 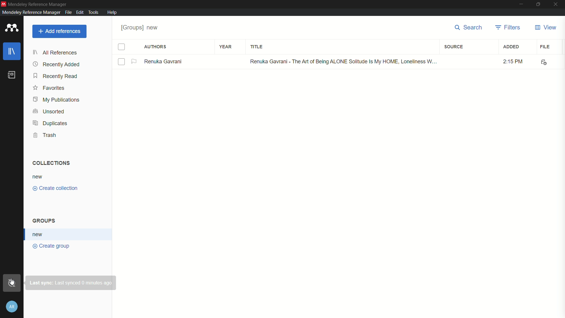 What do you see at coordinates (56, 52) in the screenshot?
I see `all references` at bounding box center [56, 52].